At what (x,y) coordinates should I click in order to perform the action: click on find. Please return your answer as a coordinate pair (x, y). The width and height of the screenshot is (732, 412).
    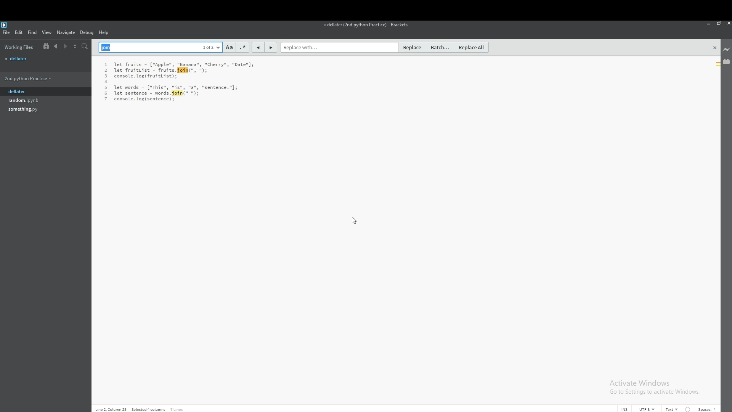
    Looking at the image, I should click on (33, 32).